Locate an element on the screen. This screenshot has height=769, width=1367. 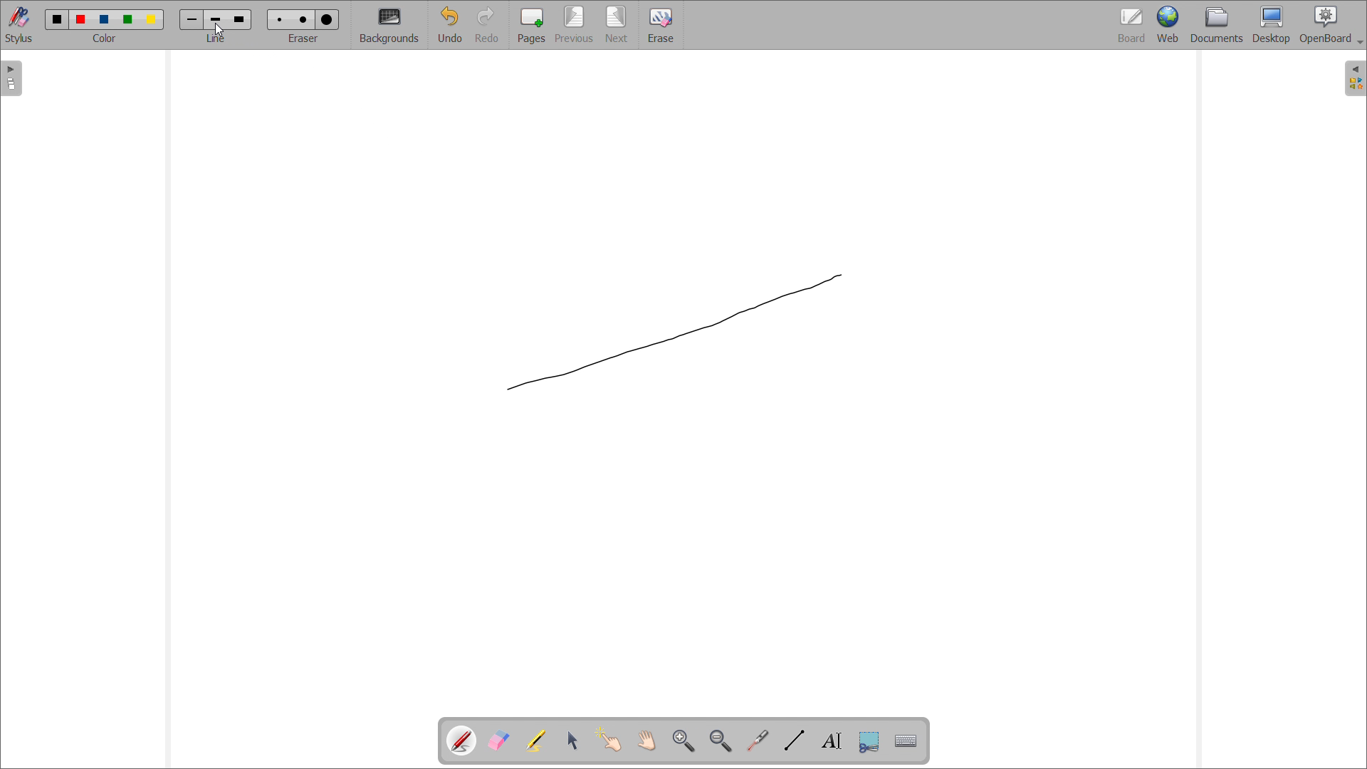
openboard settings is located at coordinates (1331, 25).